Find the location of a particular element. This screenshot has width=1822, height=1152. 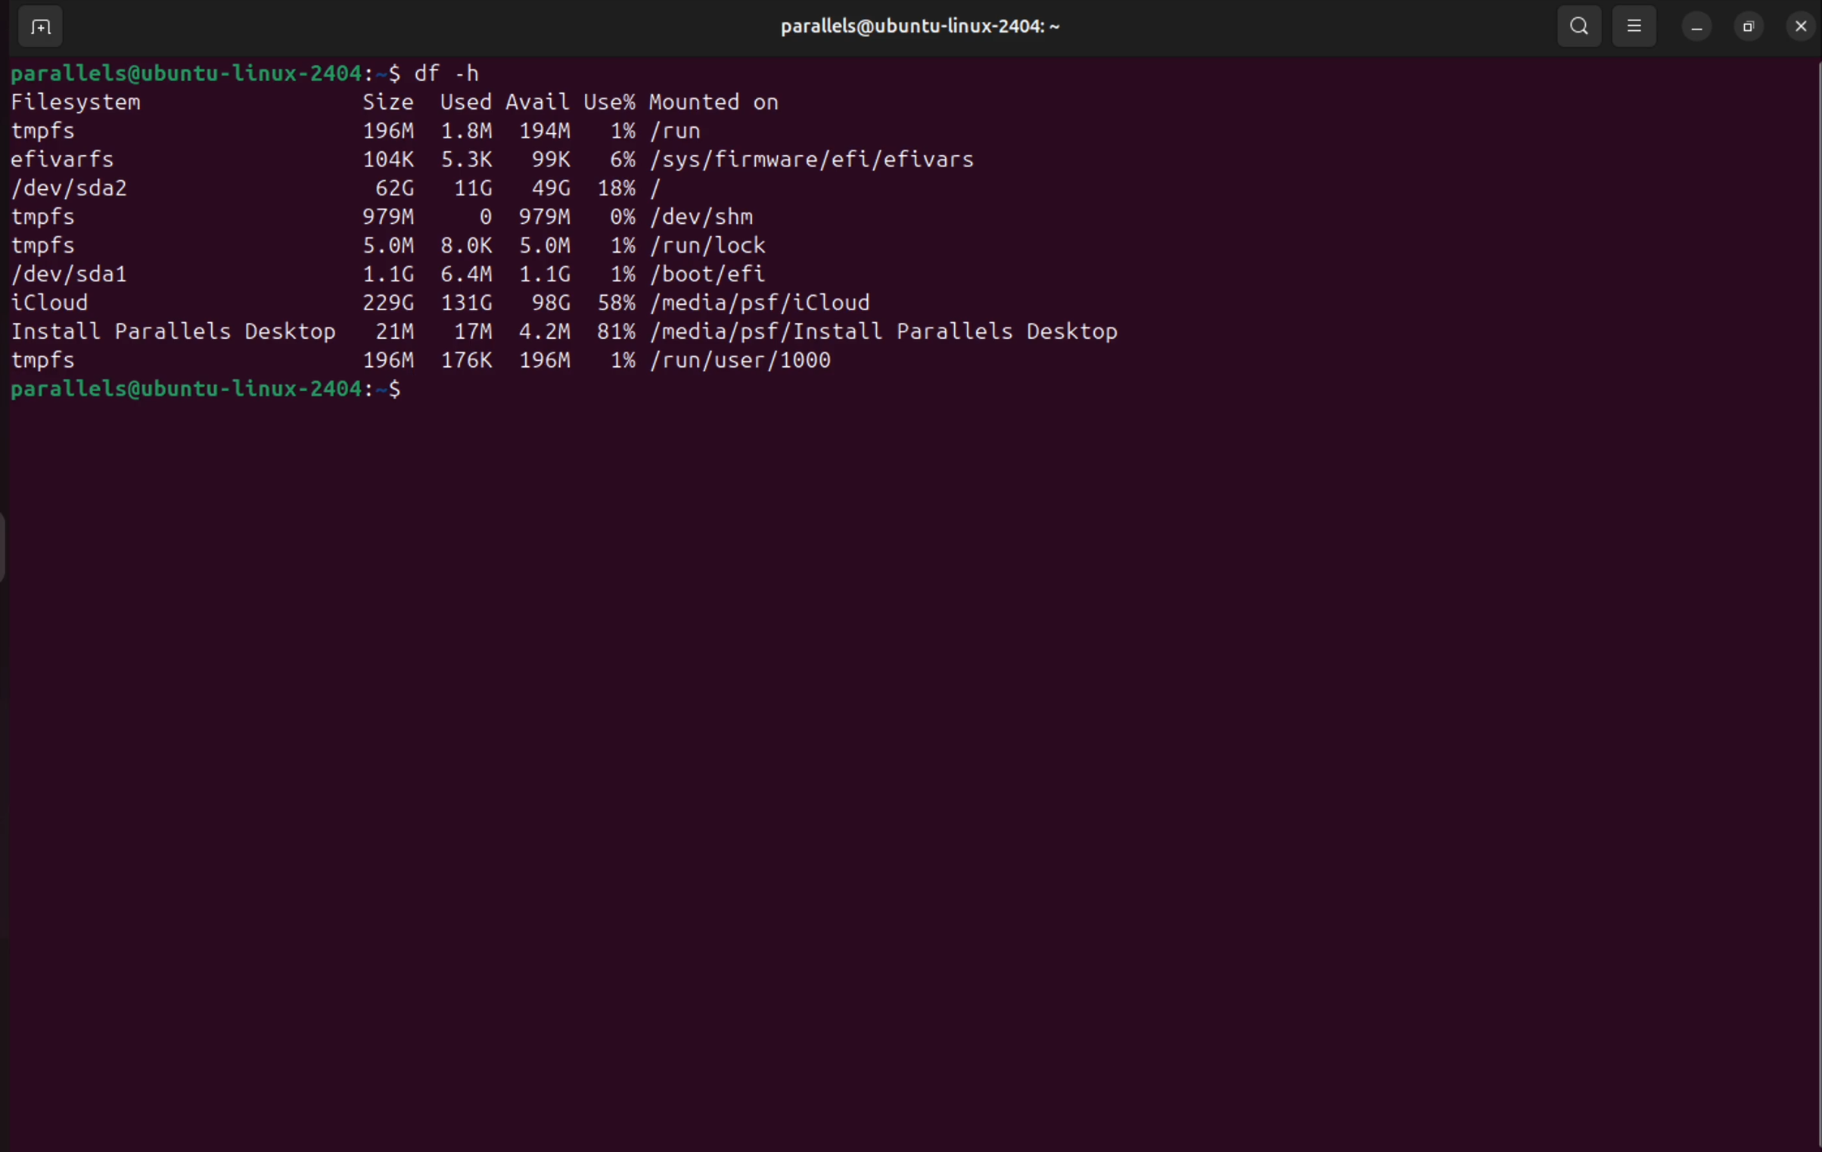

parallels@ubuntu-linux-2404:~ is located at coordinates (925, 26).